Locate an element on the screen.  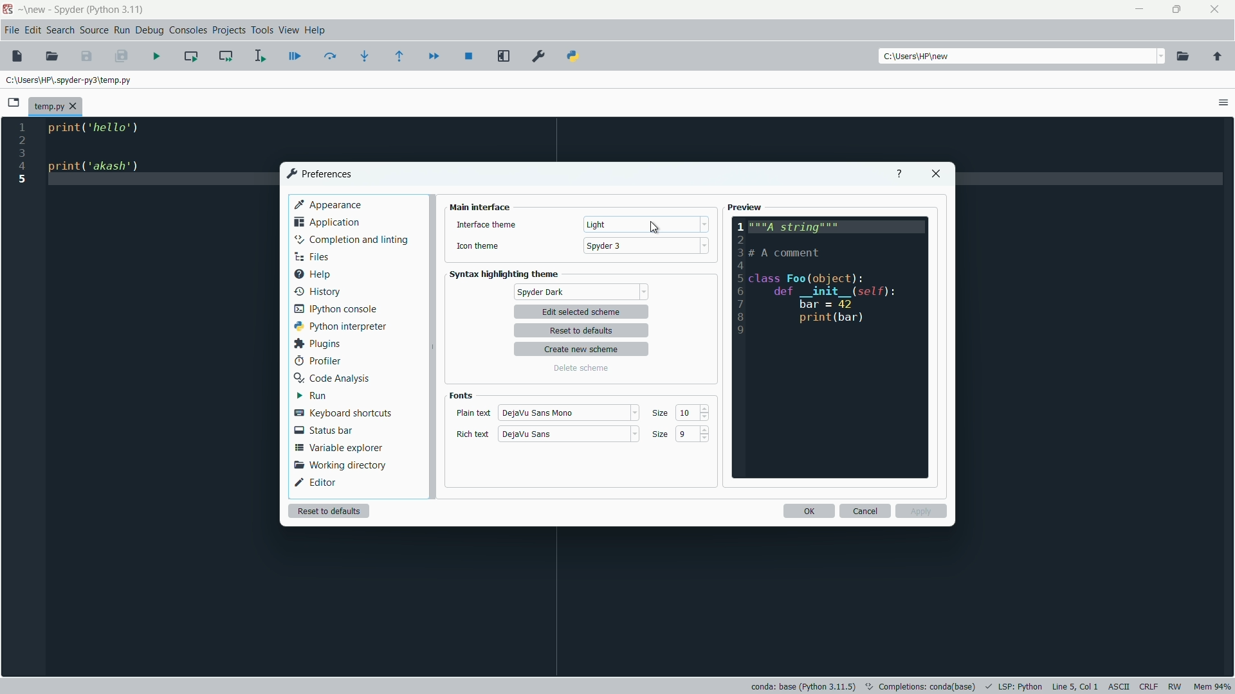
debug file is located at coordinates (295, 57).